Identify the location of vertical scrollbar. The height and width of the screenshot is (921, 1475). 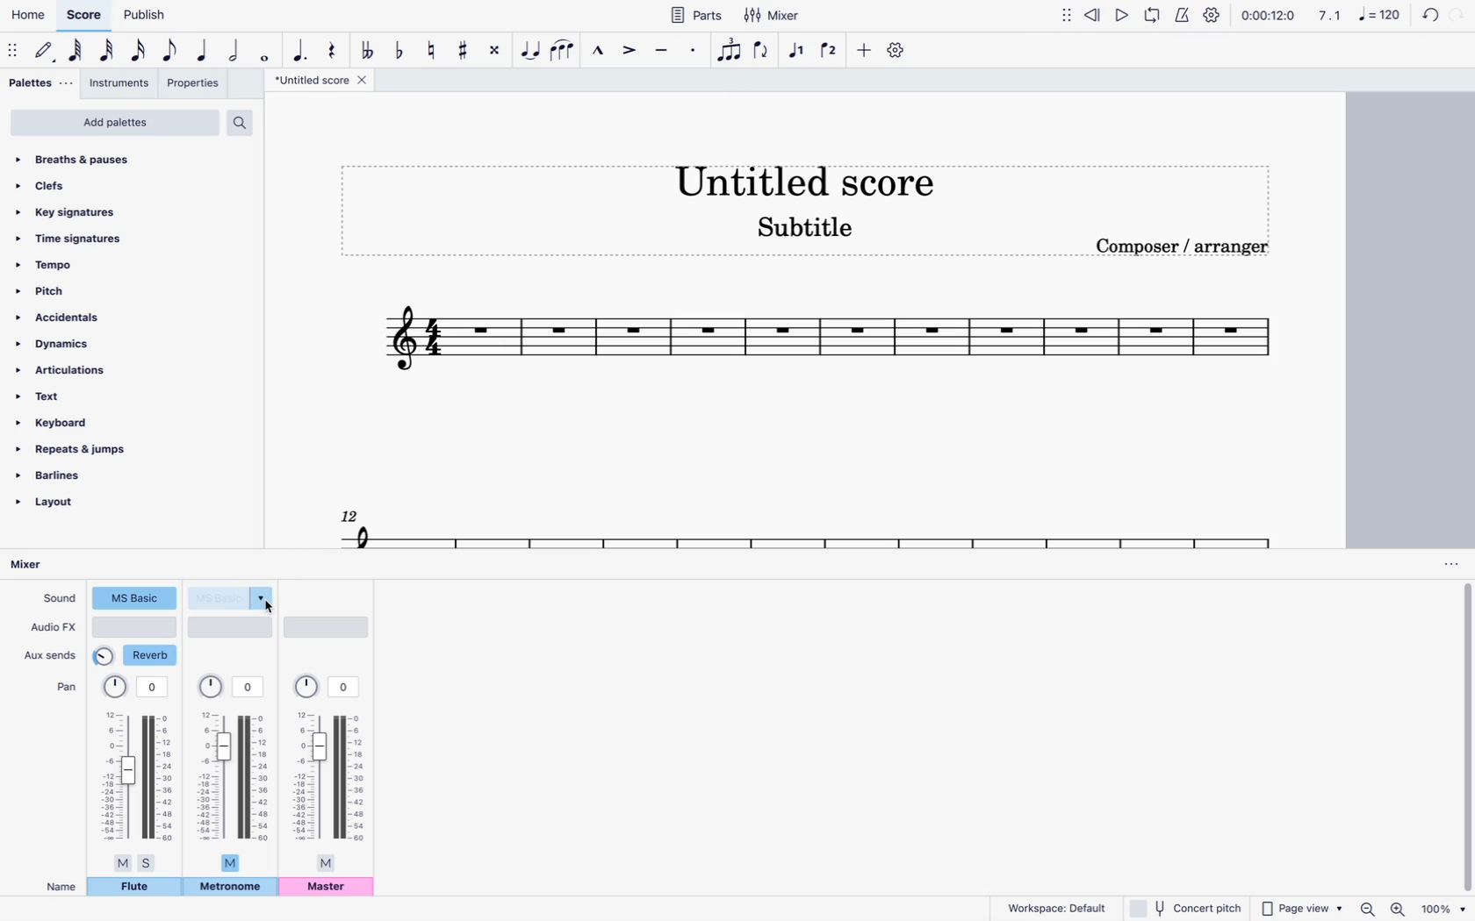
(1464, 739).